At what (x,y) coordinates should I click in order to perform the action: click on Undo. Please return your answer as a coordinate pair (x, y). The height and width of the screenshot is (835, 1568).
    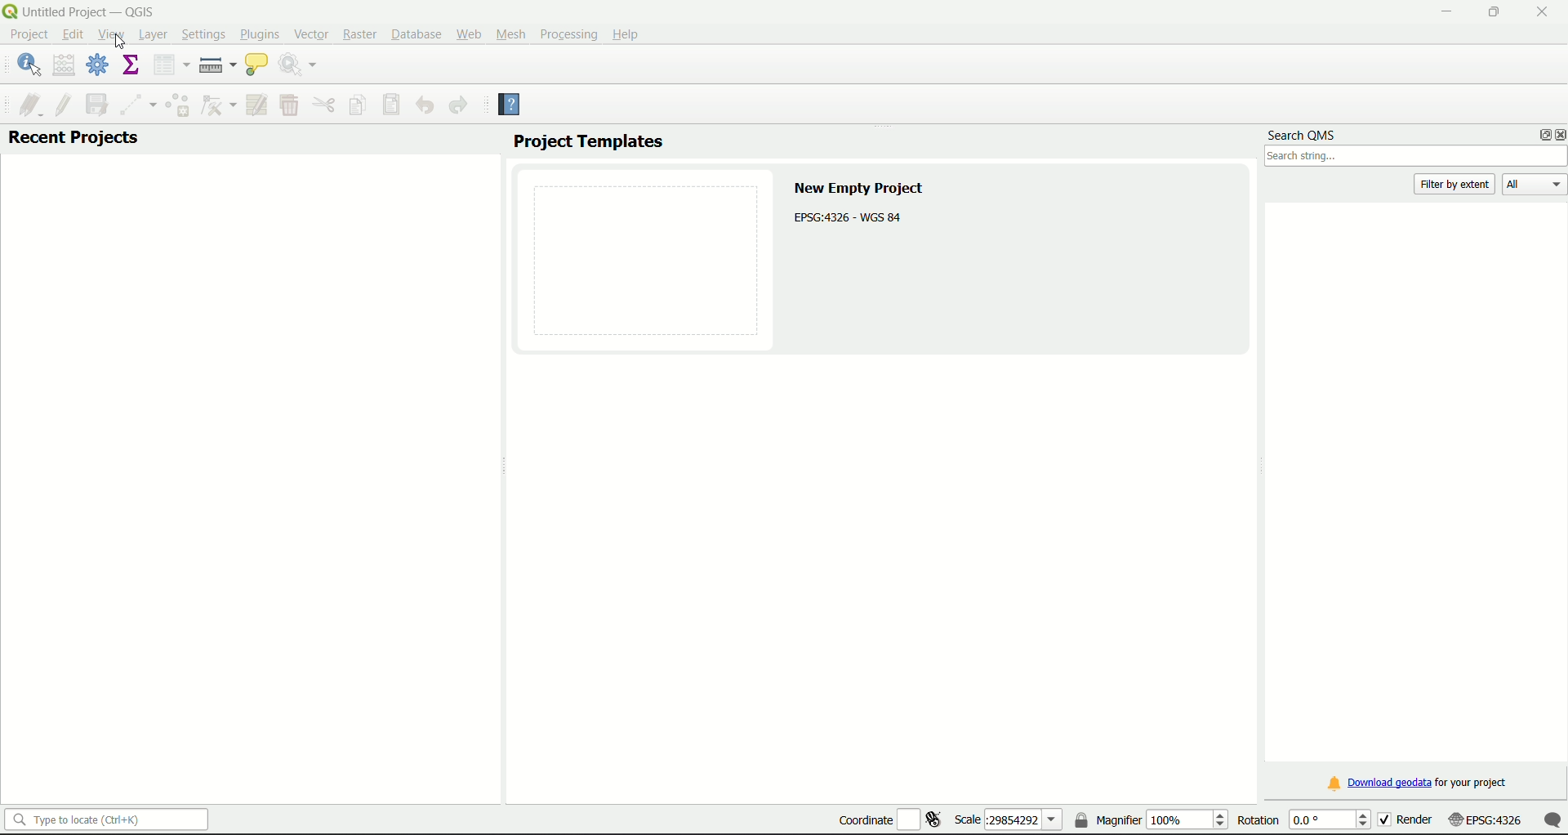
    Looking at the image, I should click on (425, 105).